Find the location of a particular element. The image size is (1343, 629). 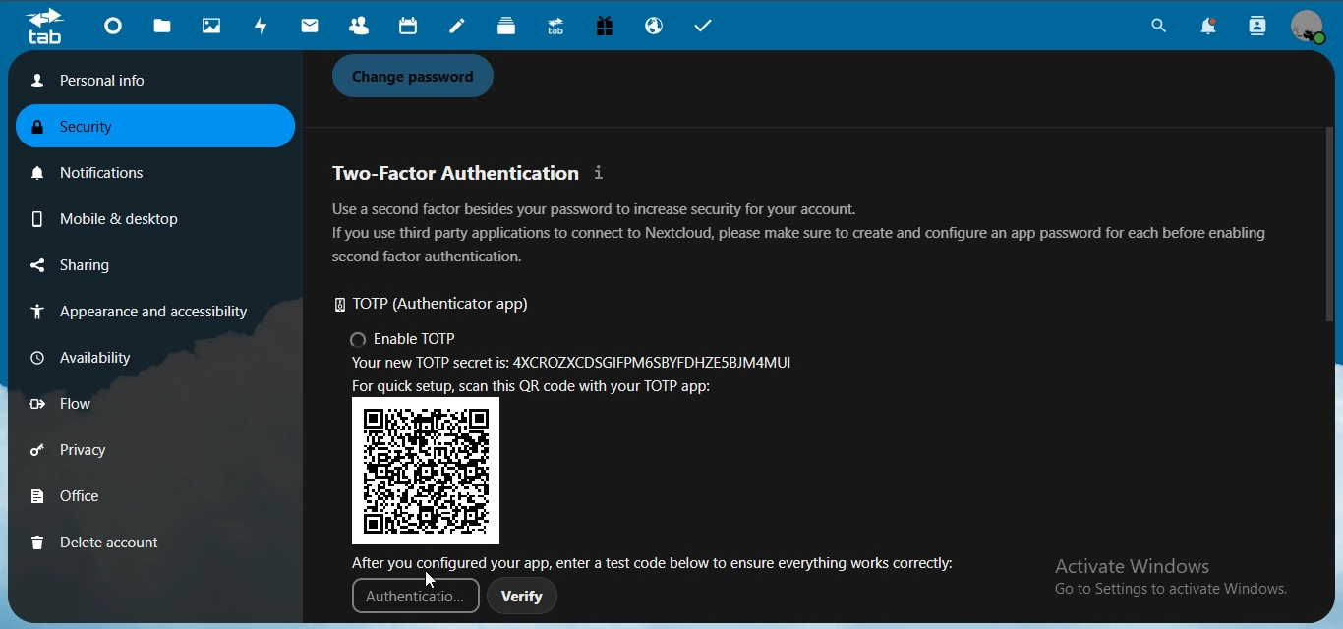

free trial is located at coordinates (607, 29).